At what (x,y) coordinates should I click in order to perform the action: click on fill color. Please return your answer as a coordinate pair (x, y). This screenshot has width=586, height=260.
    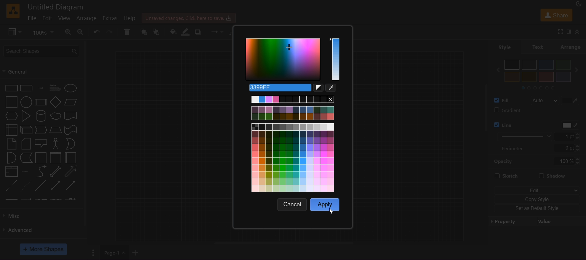
    Looking at the image, I should click on (173, 31).